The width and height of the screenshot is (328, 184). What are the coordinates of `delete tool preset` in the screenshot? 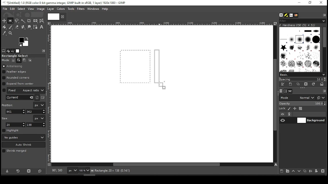 It's located at (30, 171).